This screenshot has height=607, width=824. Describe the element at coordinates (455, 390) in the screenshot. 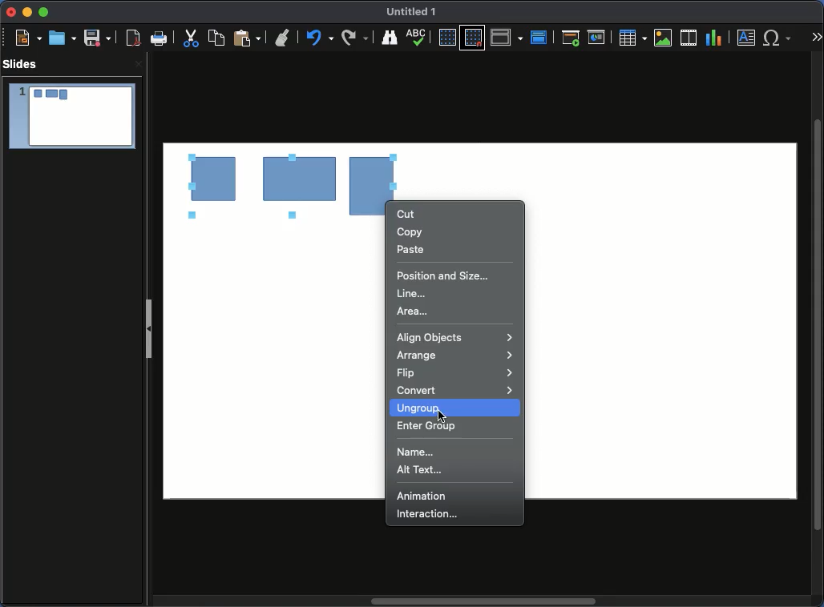

I see `Convert` at that location.